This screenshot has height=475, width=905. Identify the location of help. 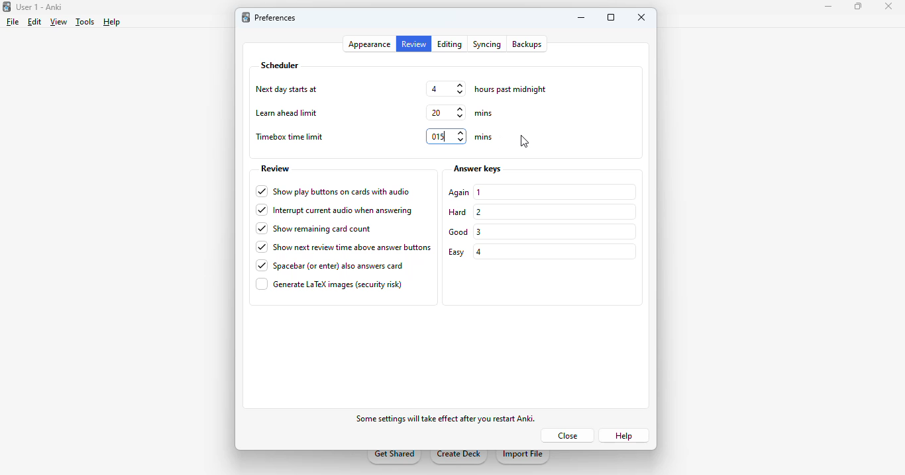
(622, 435).